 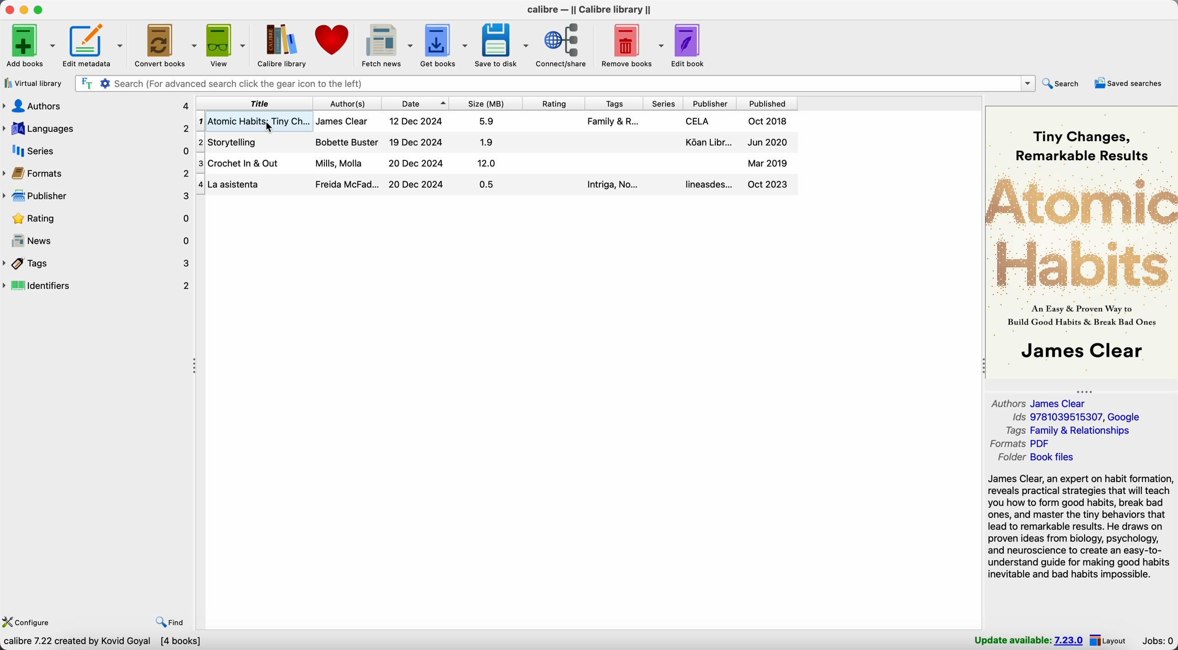 I want to click on publisher, so click(x=712, y=103).